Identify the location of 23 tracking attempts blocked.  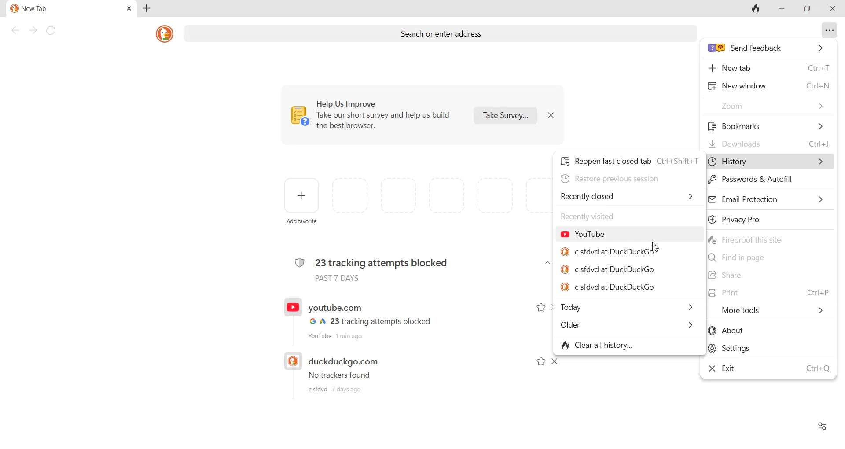
(371, 267).